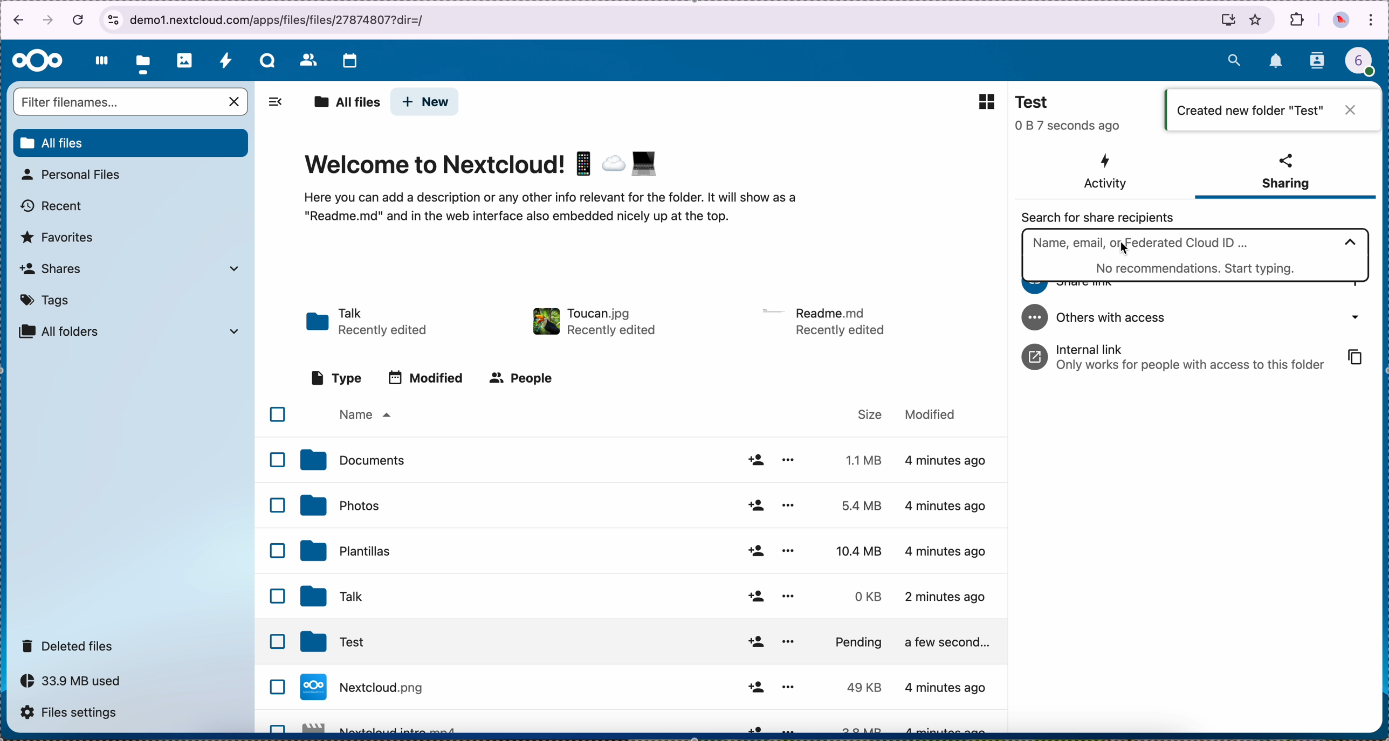  Describe the element at coordinates (49, 21) in the screenshot. I see `navigate foward` at that location.